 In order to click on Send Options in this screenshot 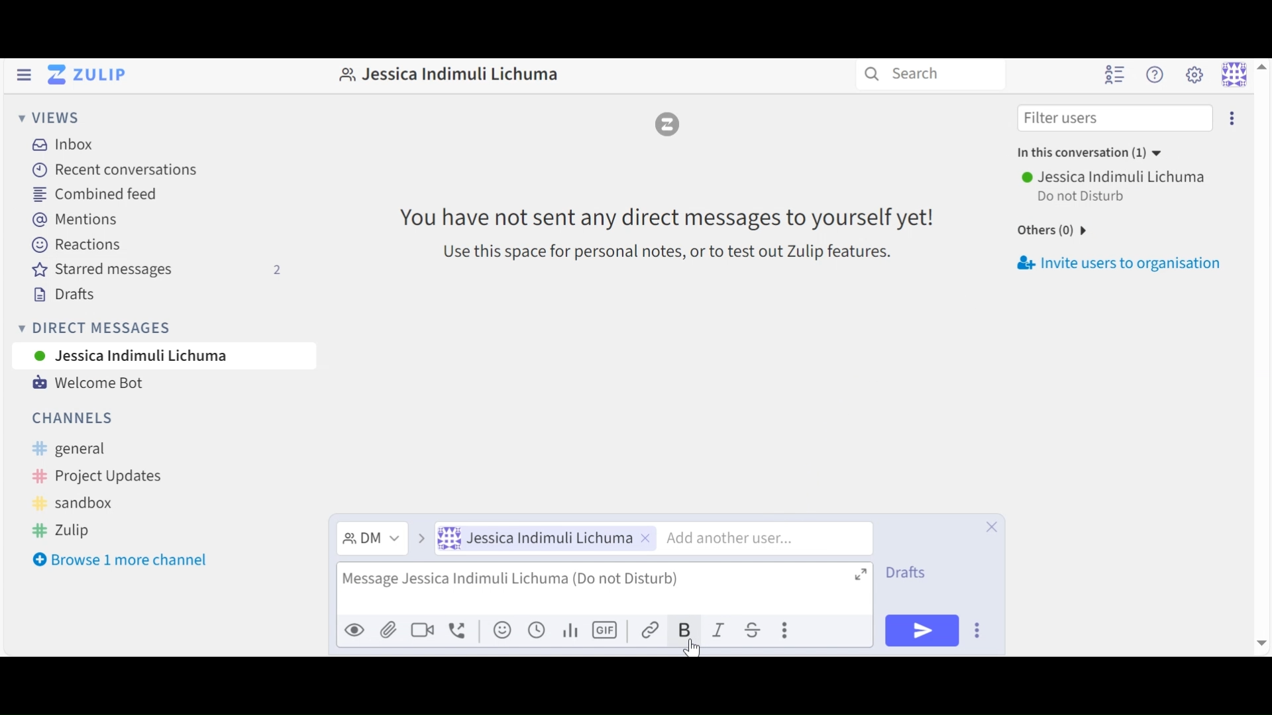, I will do `click(979, 630)`.